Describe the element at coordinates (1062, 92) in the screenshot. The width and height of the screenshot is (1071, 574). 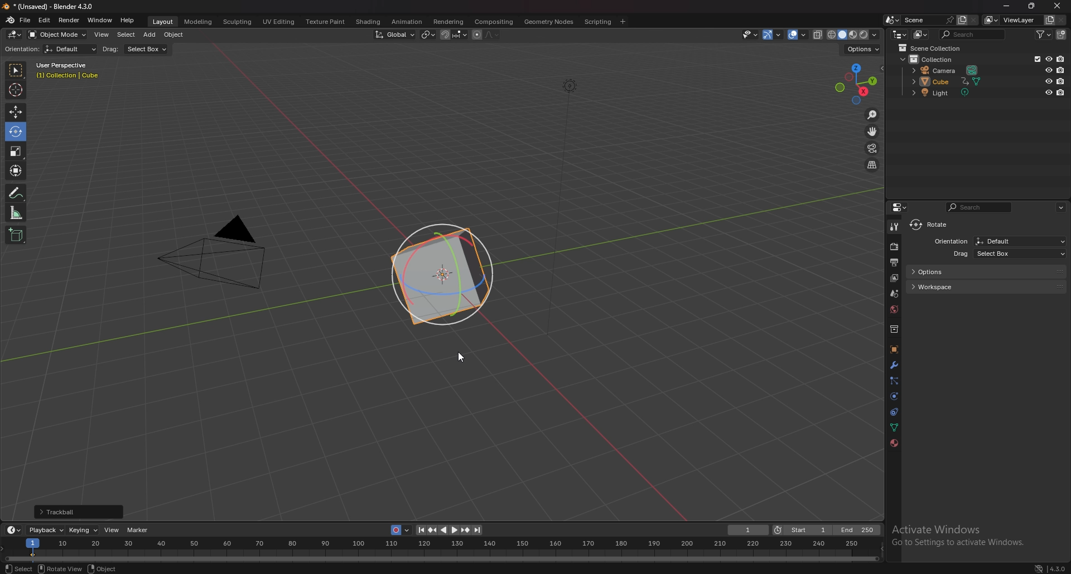
I see `disable in render` at that location.